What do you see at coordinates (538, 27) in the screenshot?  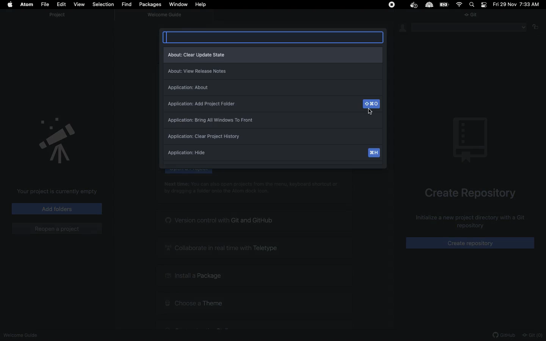 I see `Focus on active pane` at bounding box center [538, 27].